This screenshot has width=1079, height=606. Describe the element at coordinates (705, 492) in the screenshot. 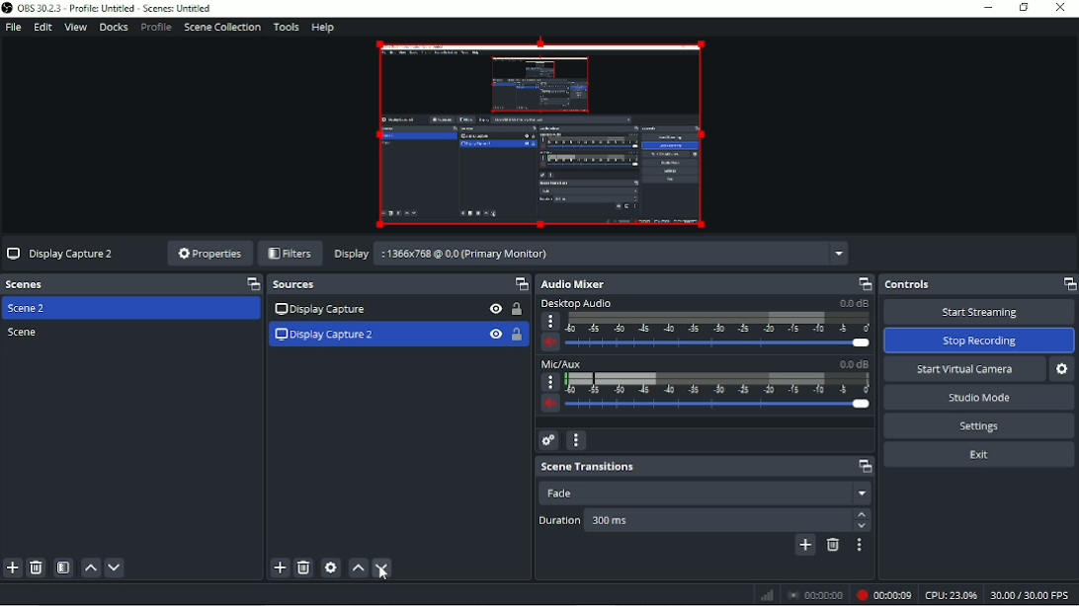

I see `Fade` at that location.